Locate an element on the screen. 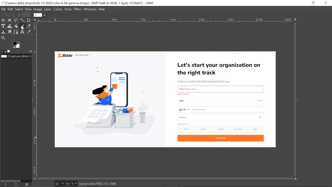 The width and height of the screenshot is (332, 187). Close is located at coordinates (325, 3).